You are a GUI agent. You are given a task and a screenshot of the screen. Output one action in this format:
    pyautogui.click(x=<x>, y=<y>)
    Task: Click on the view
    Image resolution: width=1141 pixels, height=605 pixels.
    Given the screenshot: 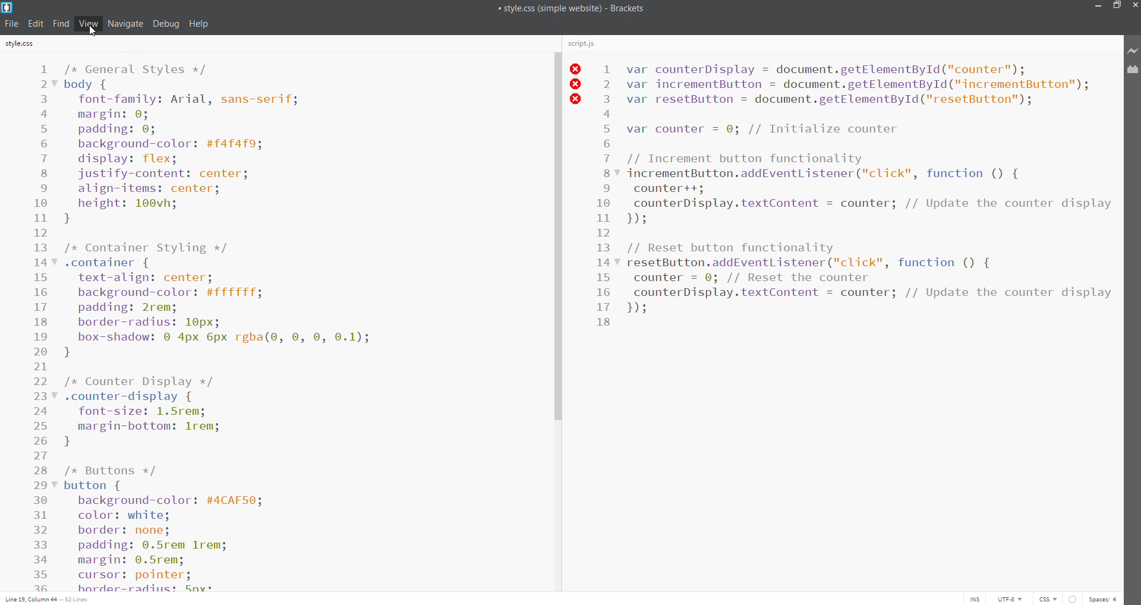 What is the action you would take?
    pyautogui.click(x=86, y=23)
    